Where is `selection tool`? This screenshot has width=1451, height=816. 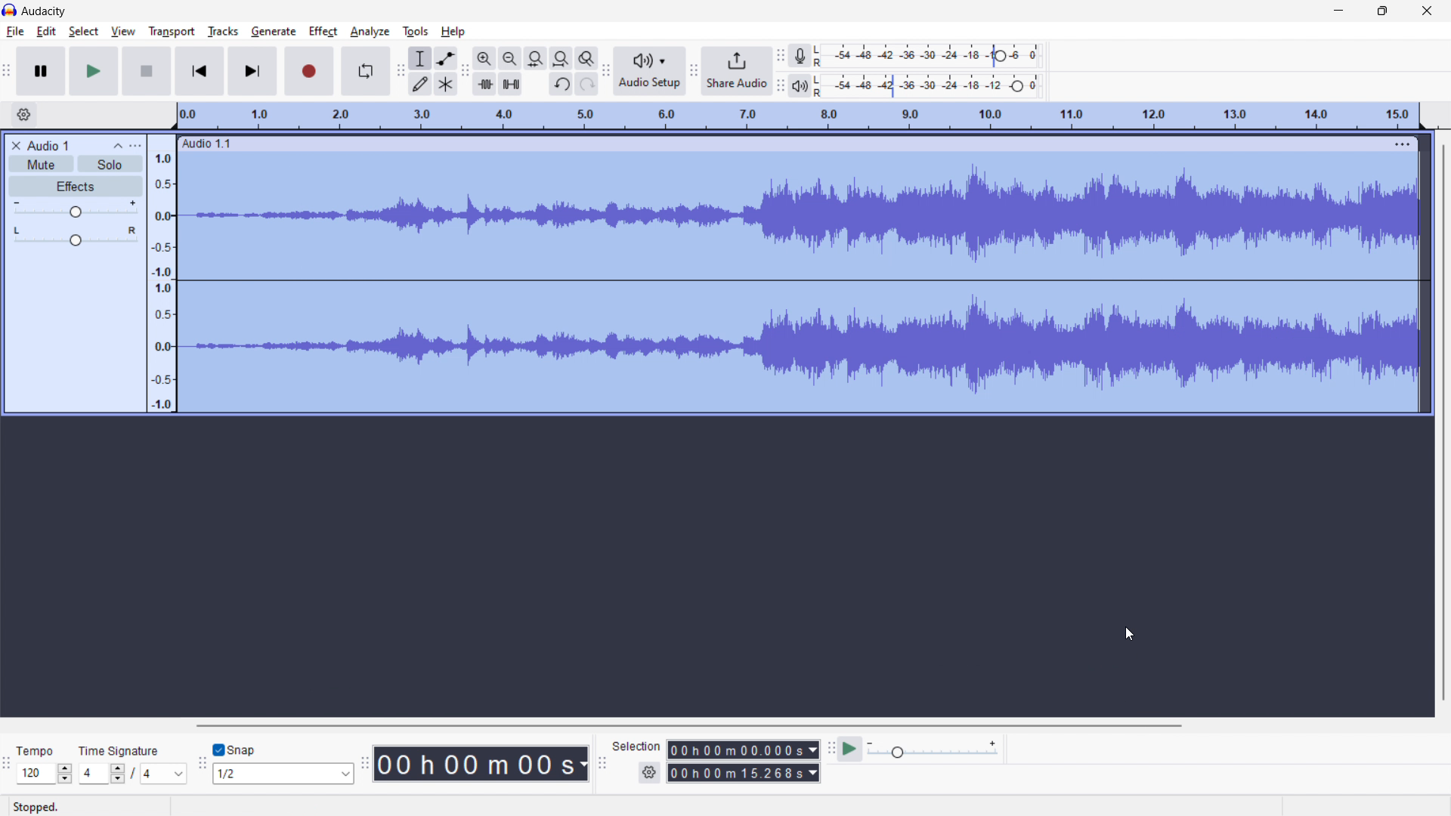
selection tool is located at coordinates (419, 58).